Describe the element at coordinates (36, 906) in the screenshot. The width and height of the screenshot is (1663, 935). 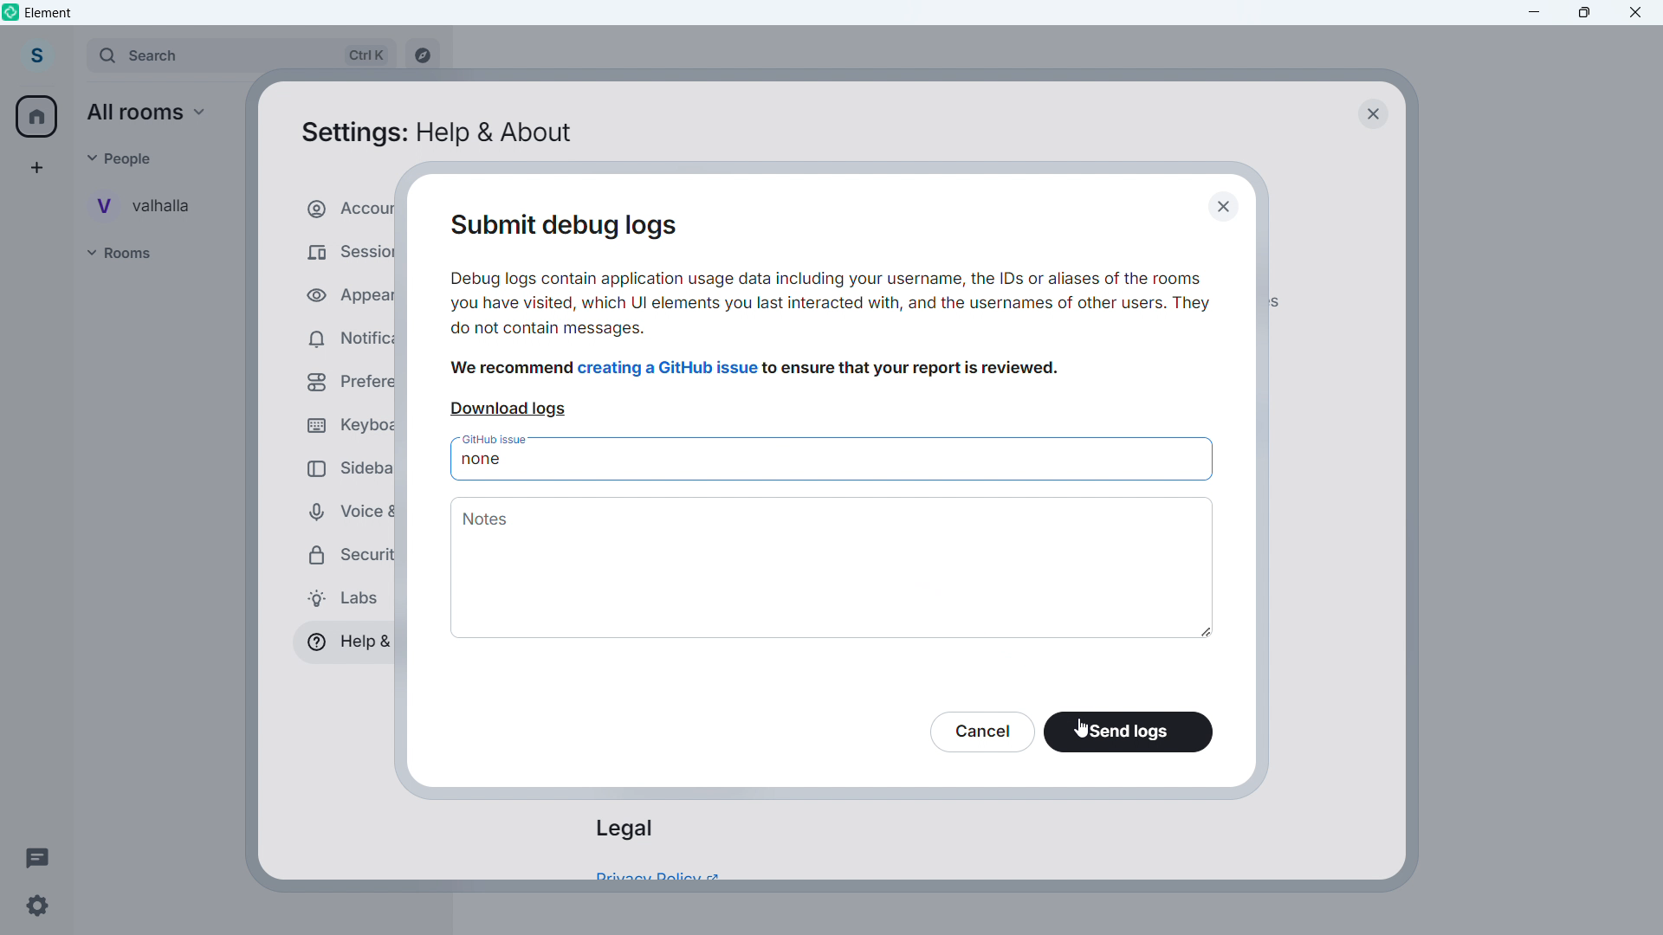
I see `Settings ` at that location.